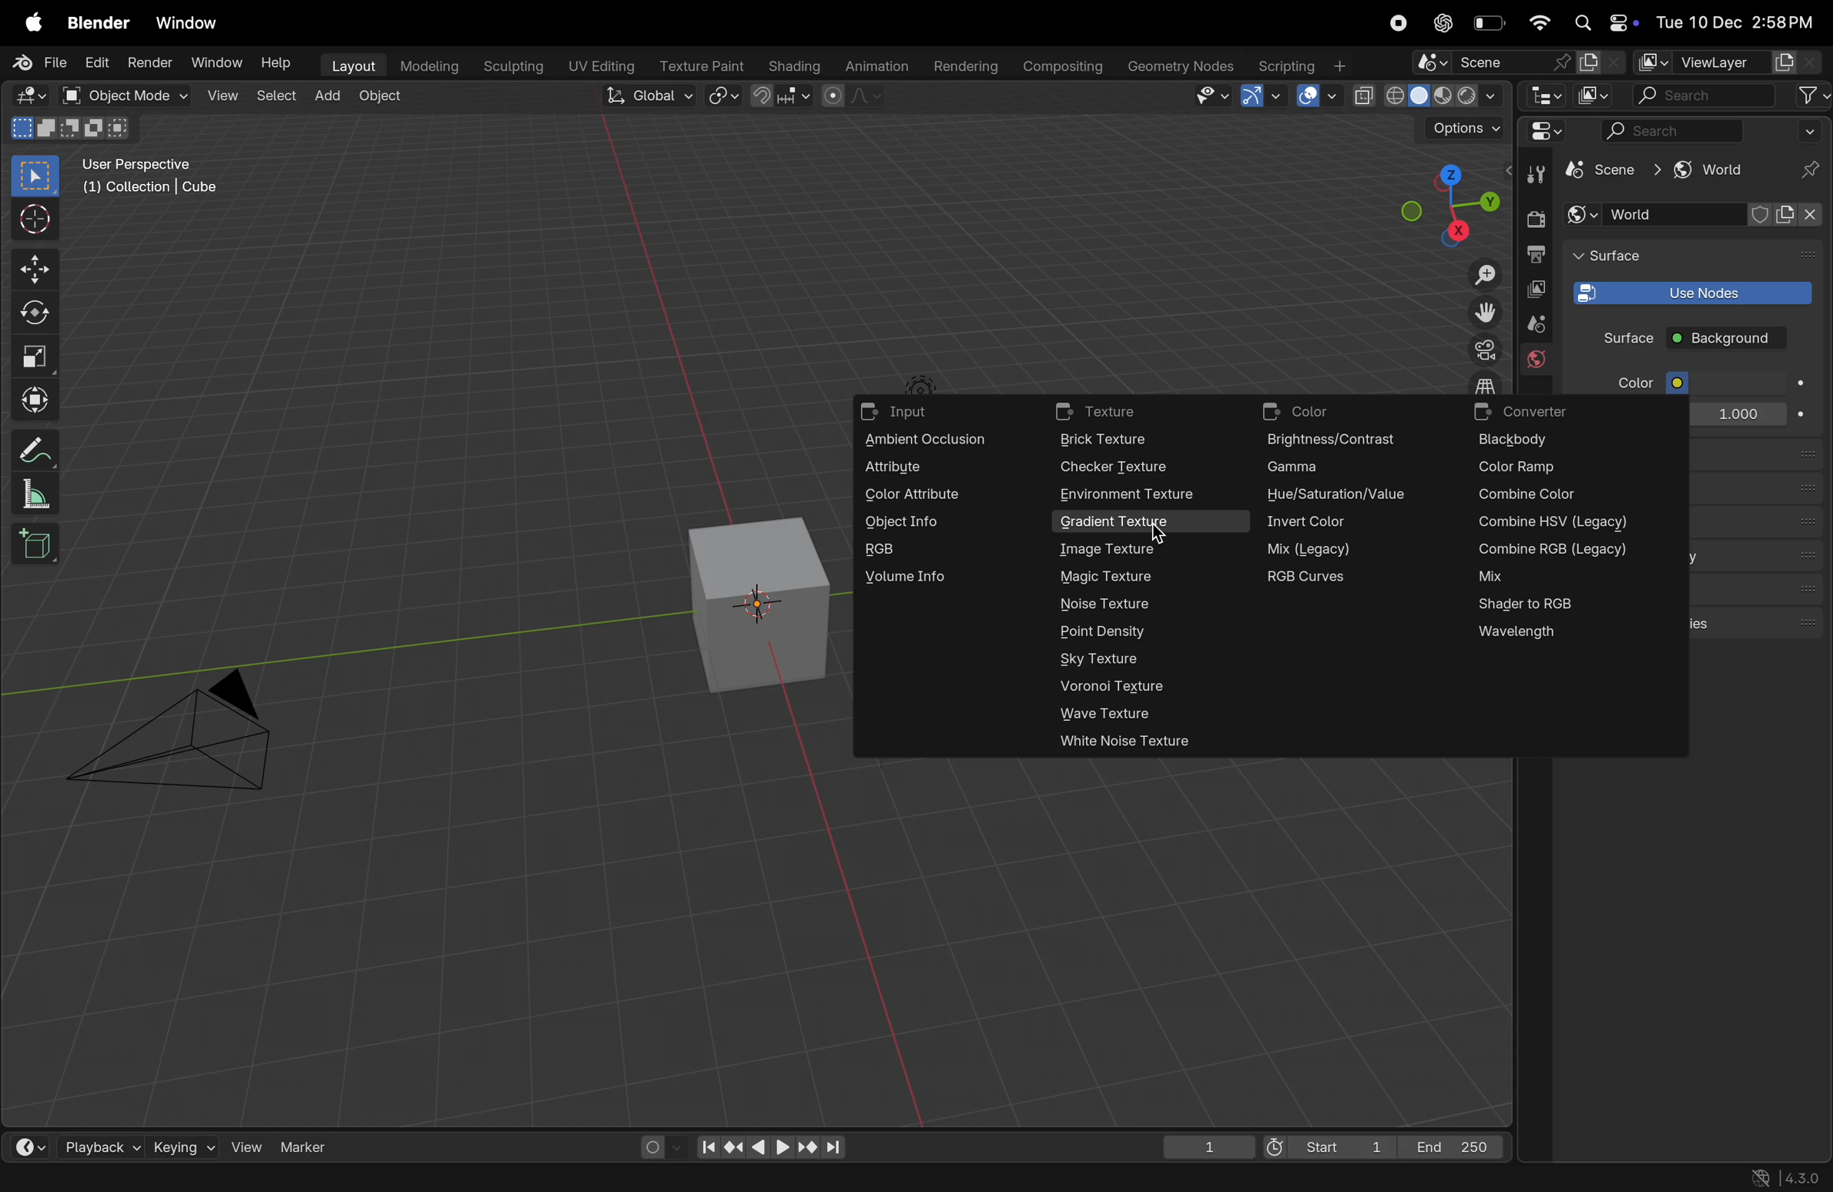 This screenshot has width=1833, height=1192. What do you see at coordinates (1121, 688) in the screenshot?
I see `voroni texture` at bounding box center [1121, 688].